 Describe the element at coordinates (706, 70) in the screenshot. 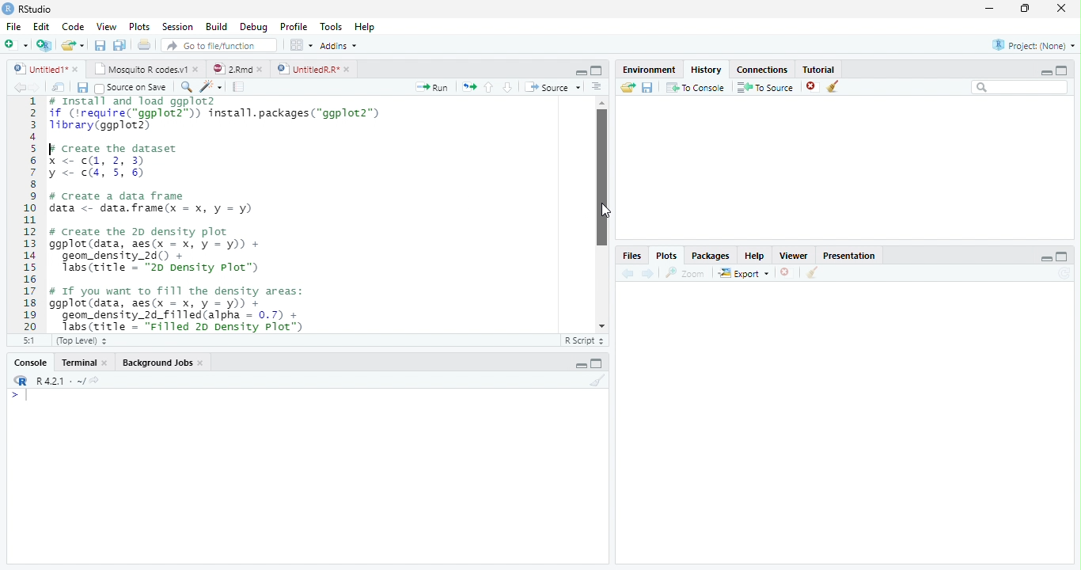

I see `History` at that location.